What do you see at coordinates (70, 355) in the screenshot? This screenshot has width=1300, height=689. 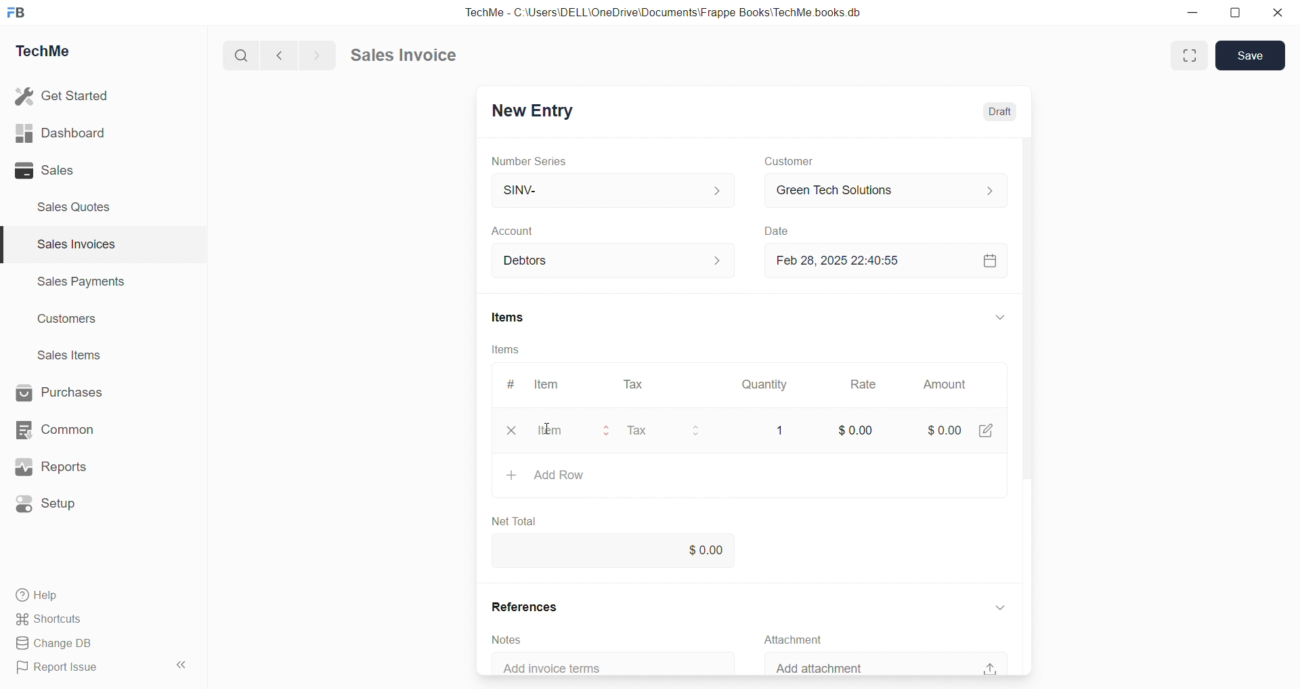 I see `Sales items` at bounding box center [70, 355].